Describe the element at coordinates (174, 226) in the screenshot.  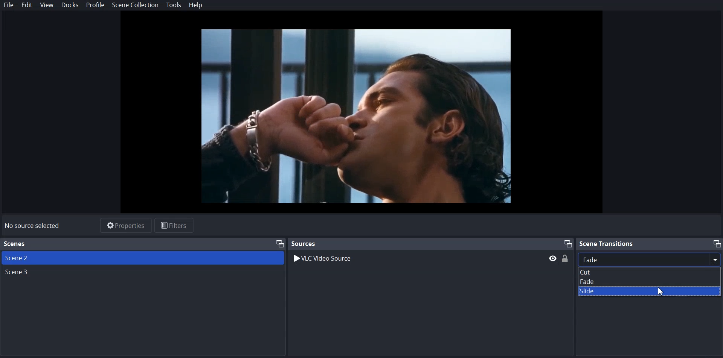
I see `Filters` at that location.